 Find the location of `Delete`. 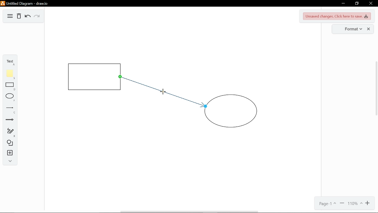

Delete is located at coordinates (19, 17).